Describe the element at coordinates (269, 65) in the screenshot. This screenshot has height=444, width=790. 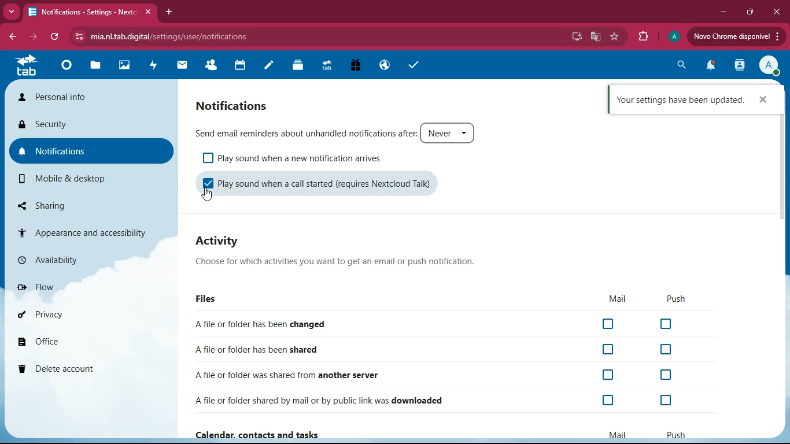
I see `notes` at that location.